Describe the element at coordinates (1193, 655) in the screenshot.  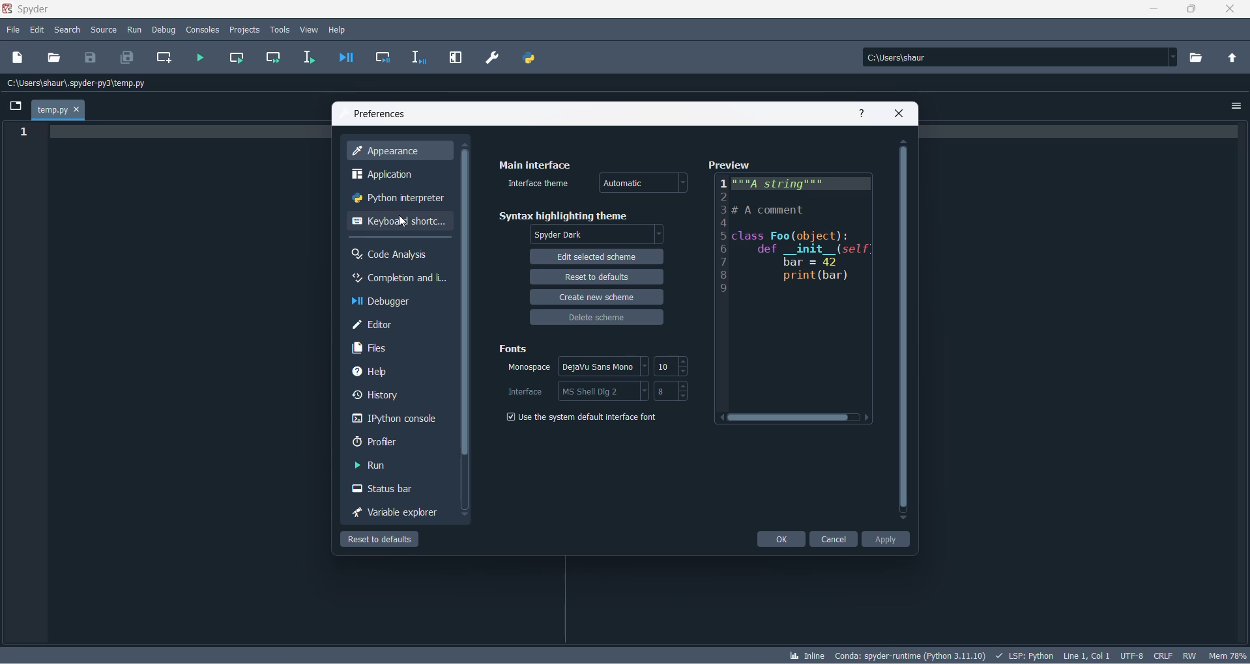
I see `file control` at that location.